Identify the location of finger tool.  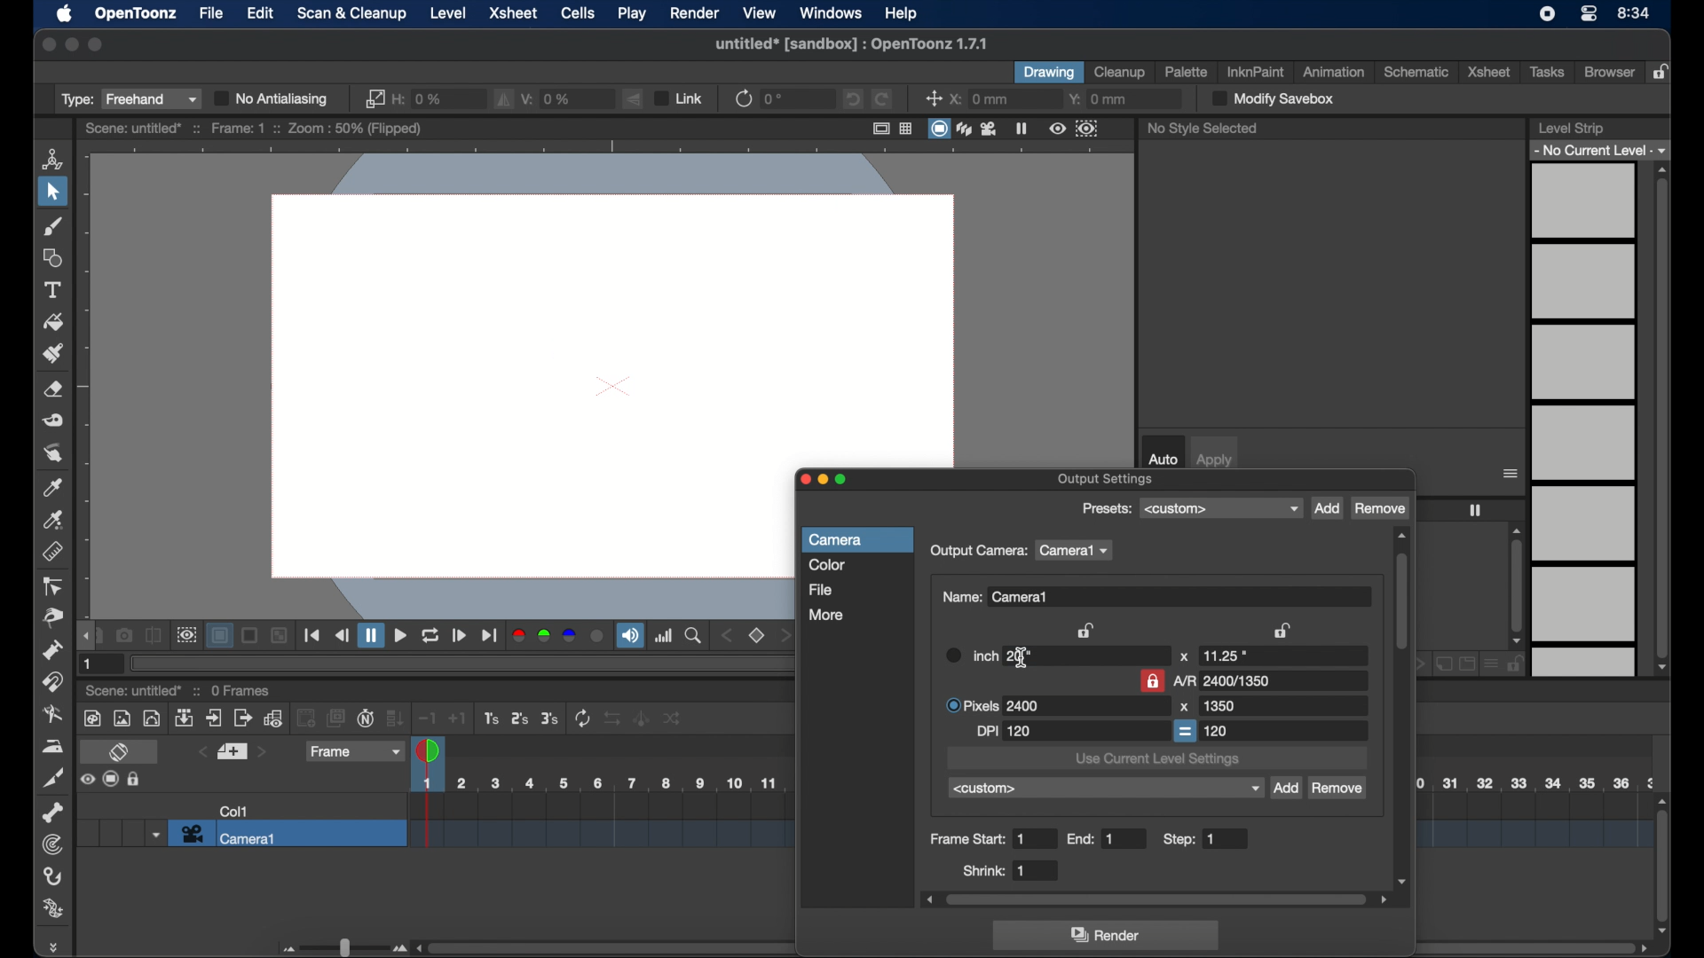
(53, 453).